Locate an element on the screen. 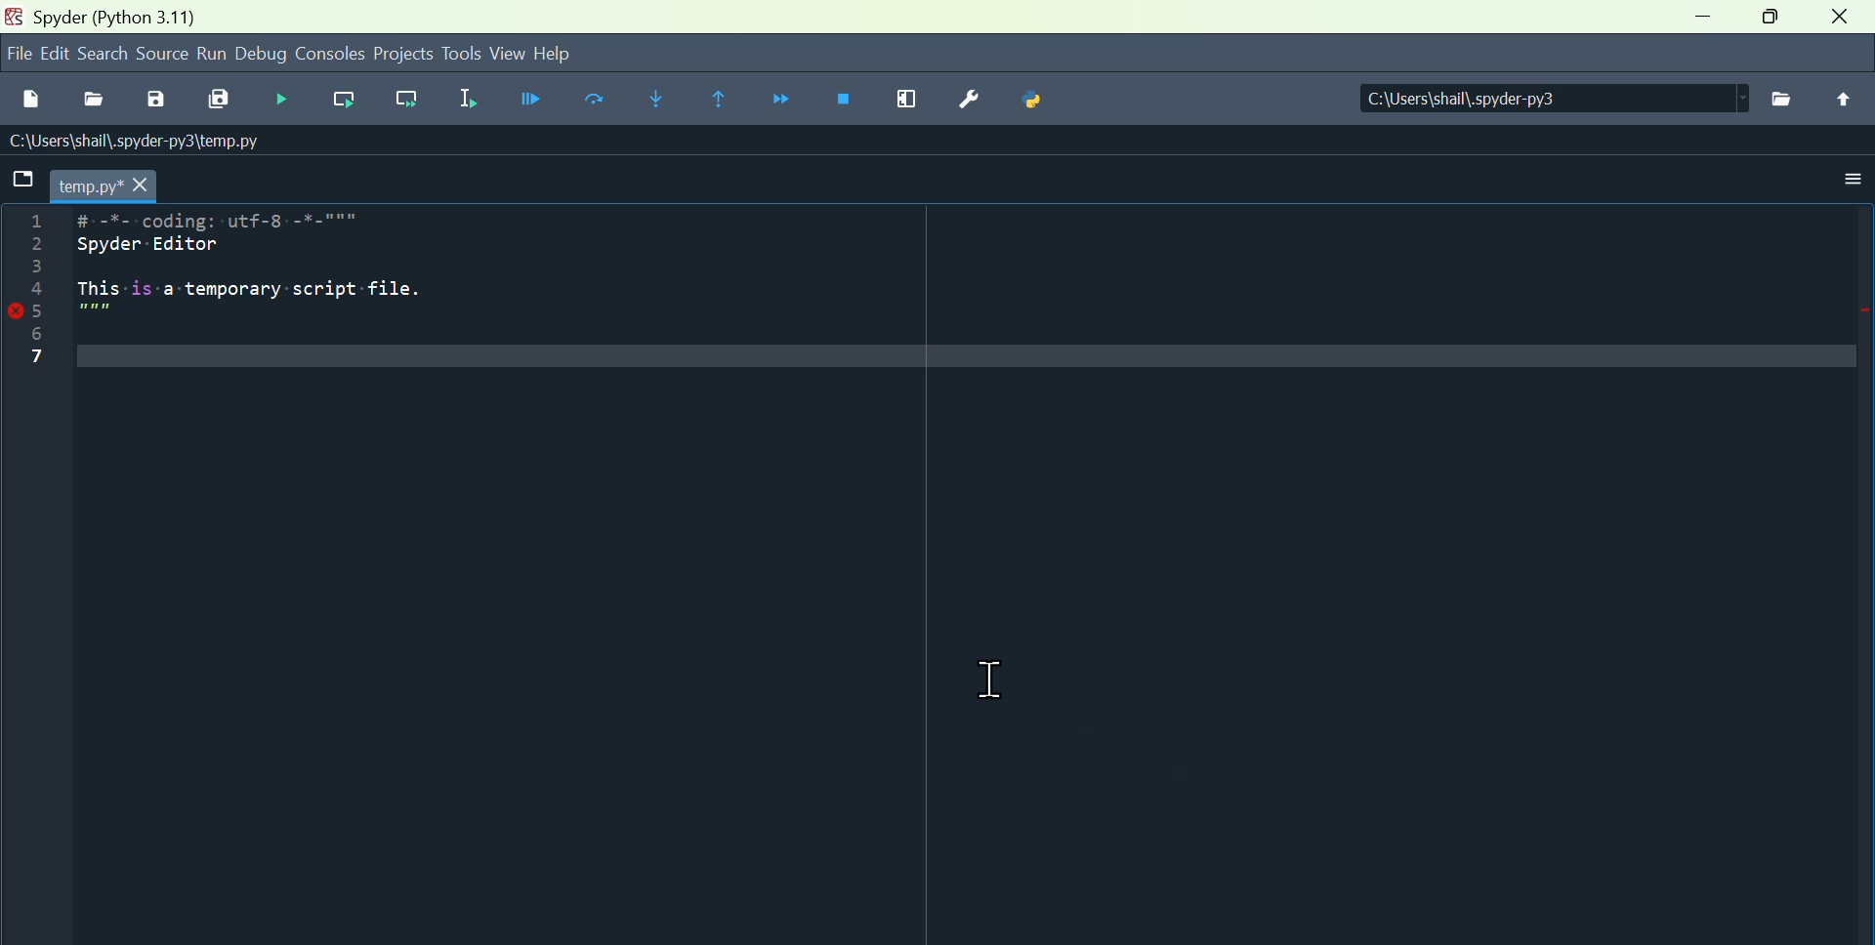  Run current cell is located at coordinates (597, 102).